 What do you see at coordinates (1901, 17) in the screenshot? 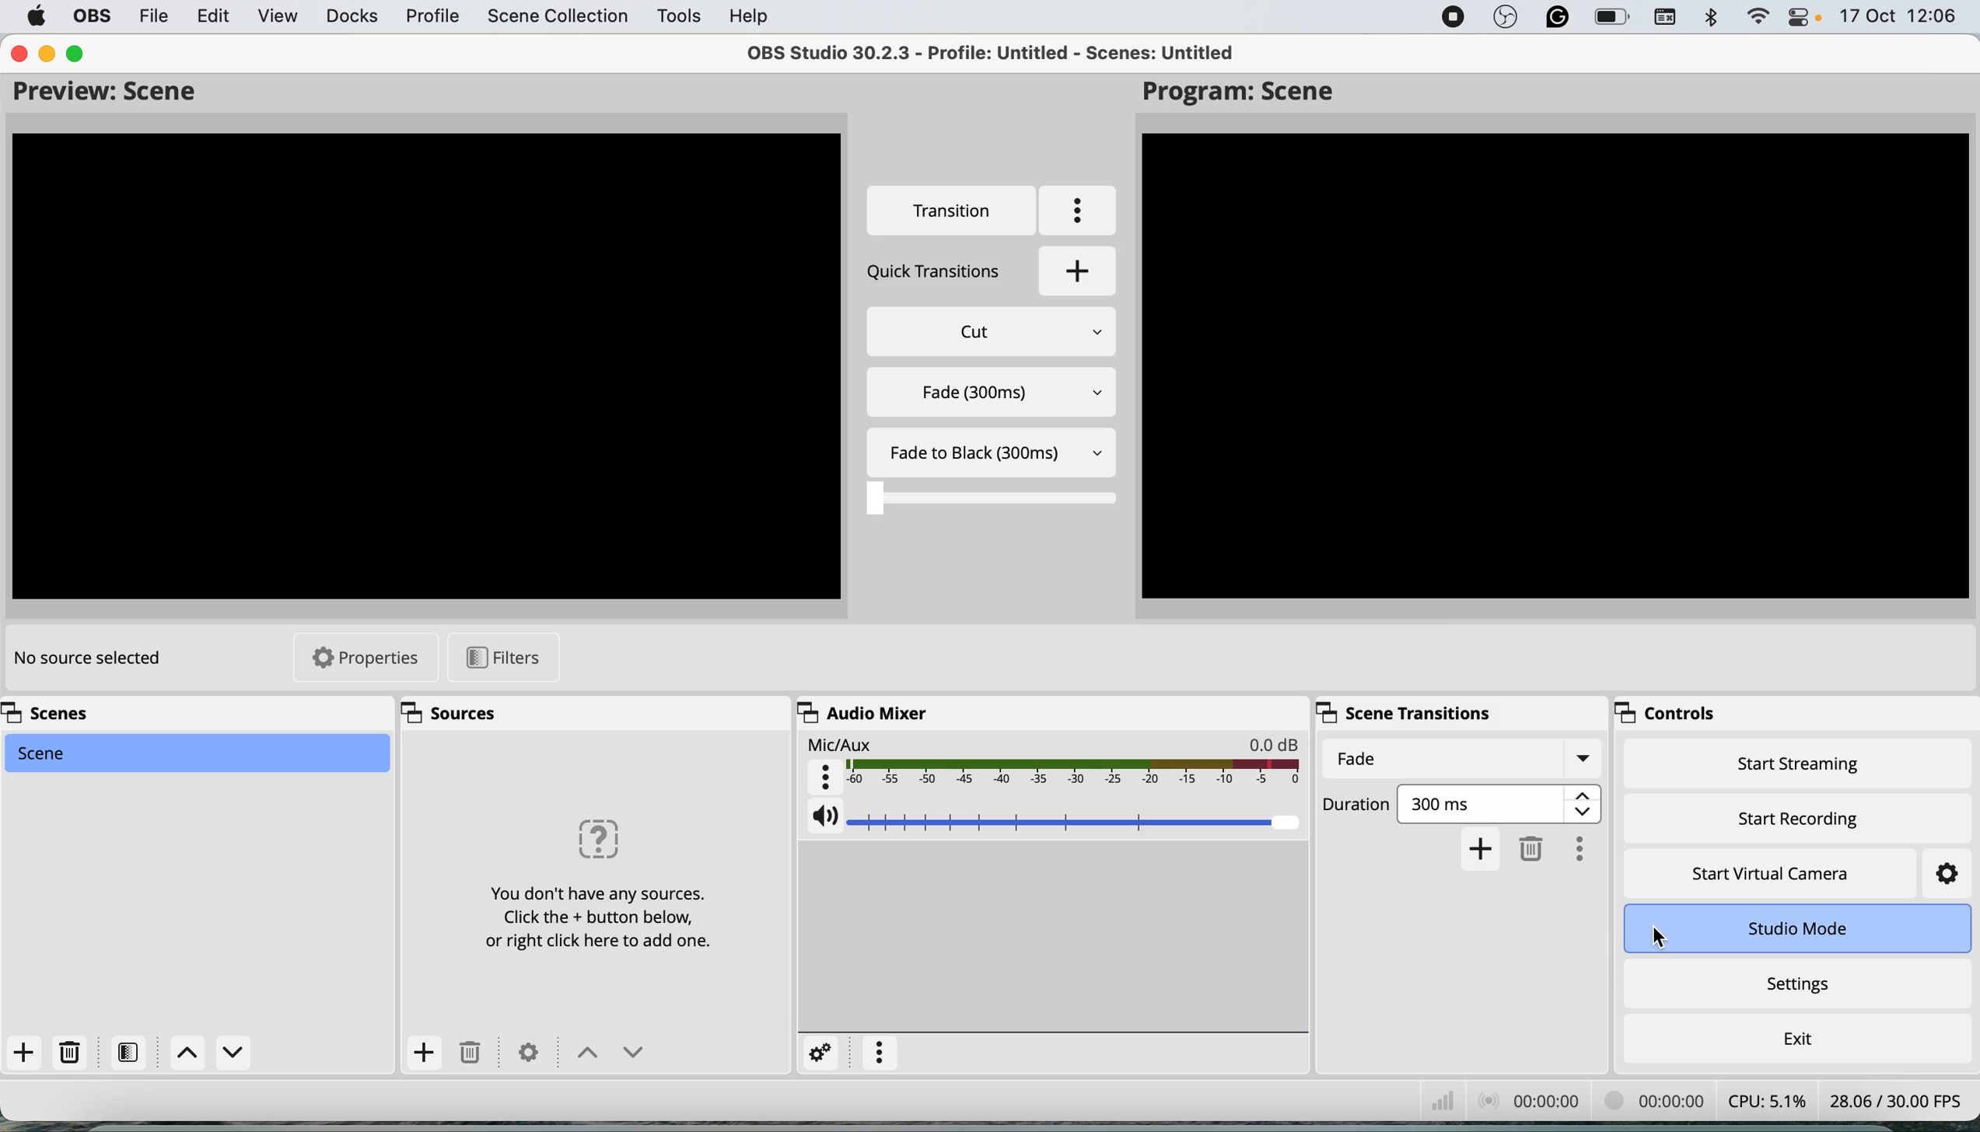
I see `date and time` at bounding box center [1901, 17].